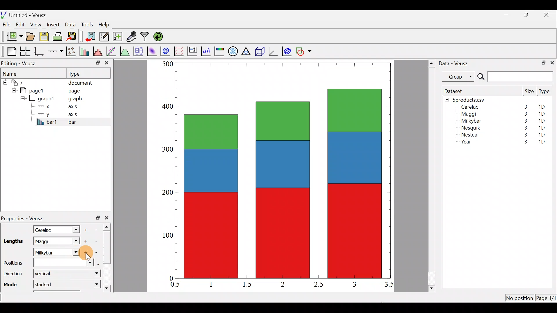 This screenshot has height=313, width=557. Describe the element at coordinates (468, 99) in the screenshot. I see `5products.csv` at that location.